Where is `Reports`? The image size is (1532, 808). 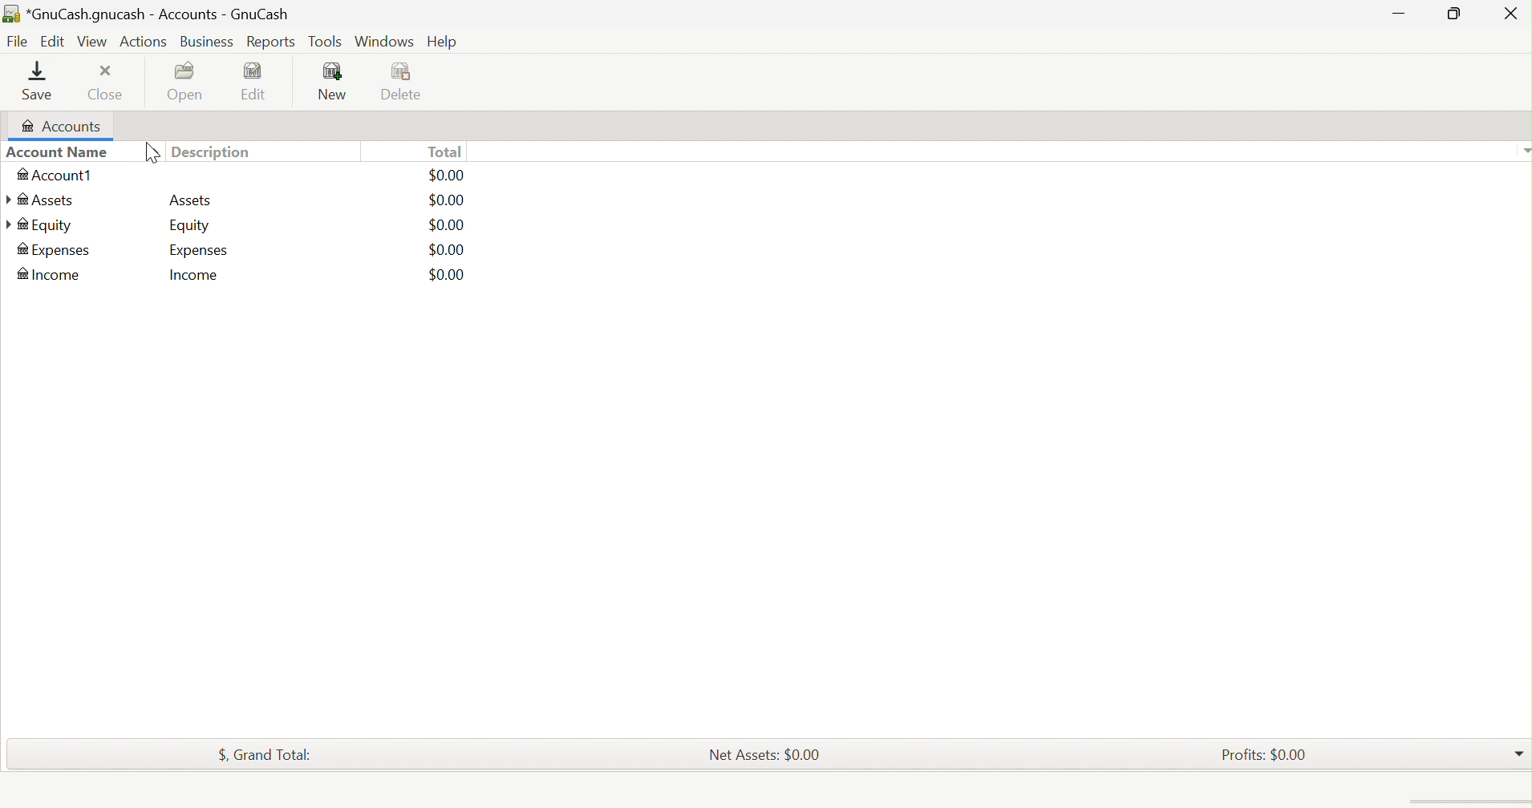
Reports is located at coordinates (270, 42).